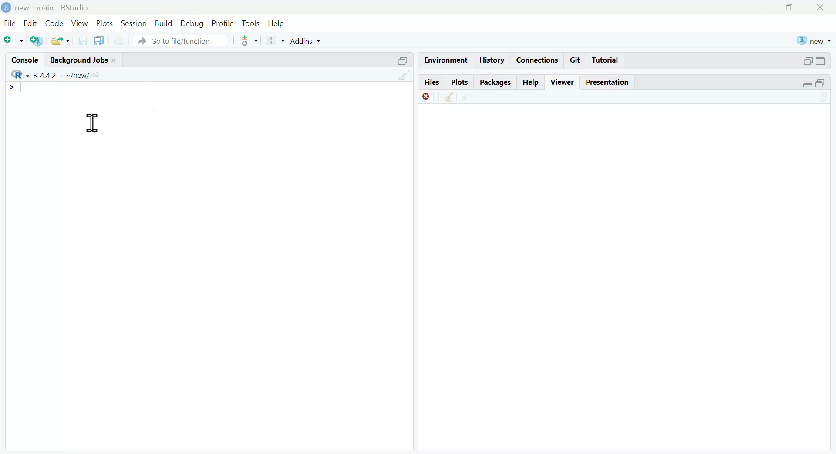 The height and width of the screenshot is (454, 836). Describe the element at coordinates (496, 81) in the screenshot. I see `Packages` at that location.